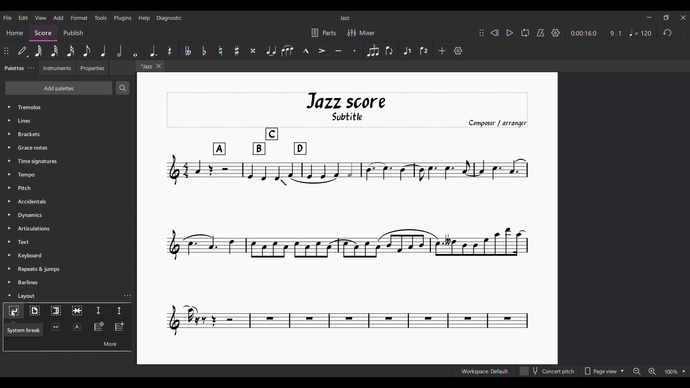  Describe the element at coordinates (458, 51) in the screenshot. I see `Customize settings` at that location.